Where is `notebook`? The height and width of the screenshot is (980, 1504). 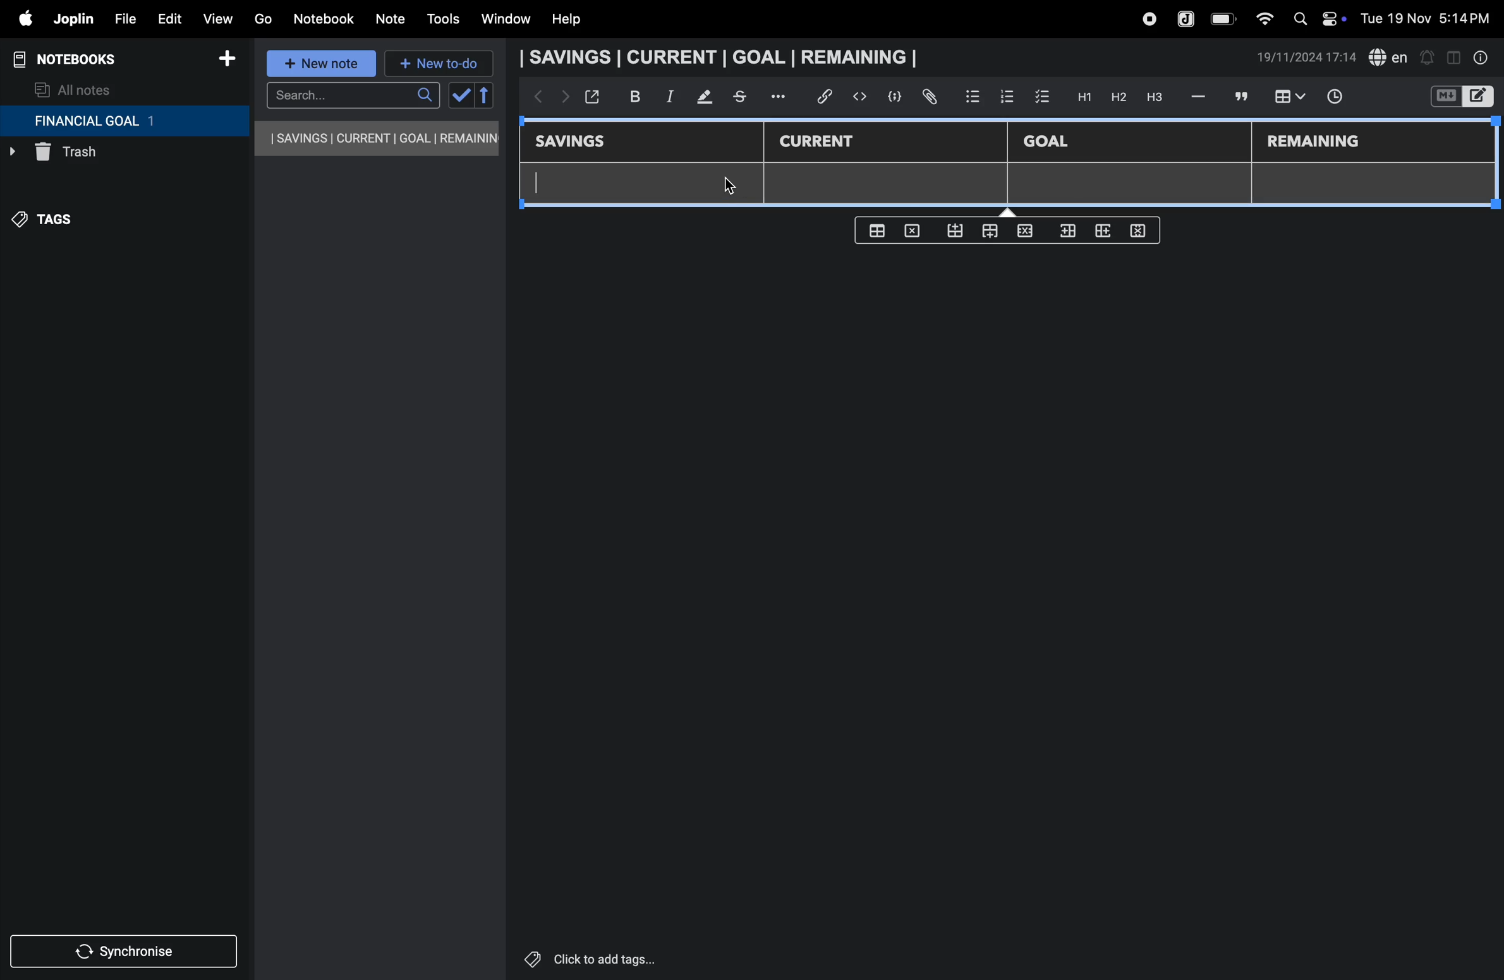 notebook is located at coordinates (323, 19).